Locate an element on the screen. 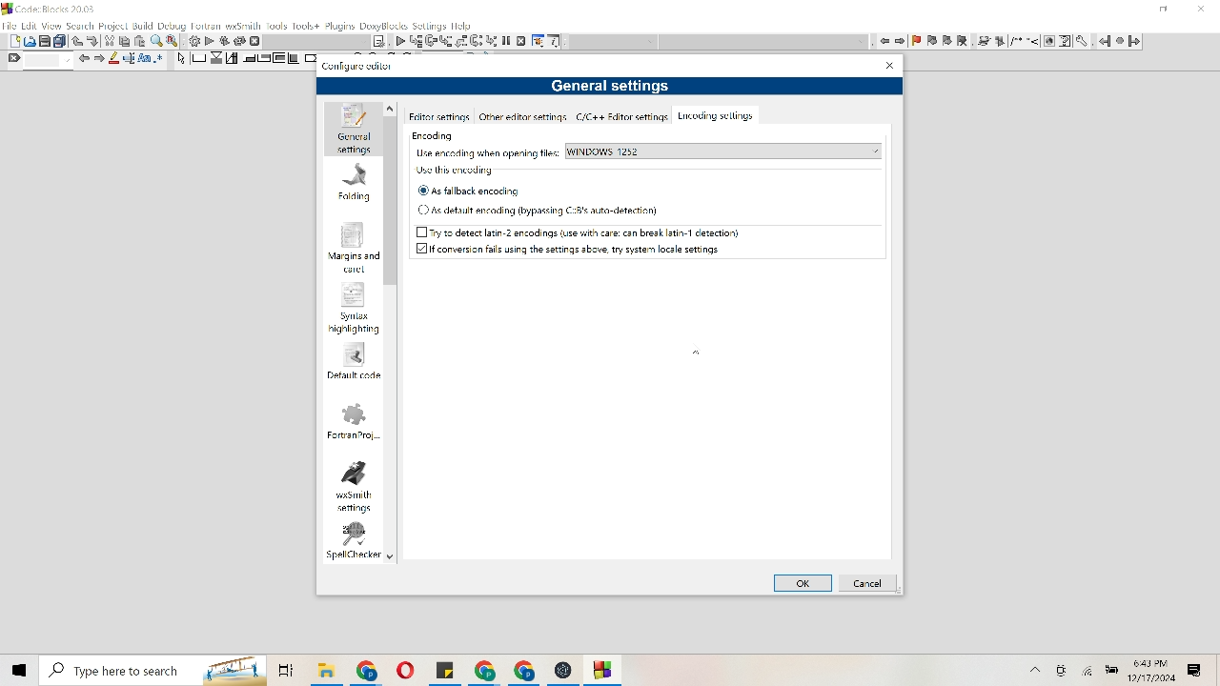 The height and width of the screenshot is (686, 1220). Picture is located at coordinates (30, 40).